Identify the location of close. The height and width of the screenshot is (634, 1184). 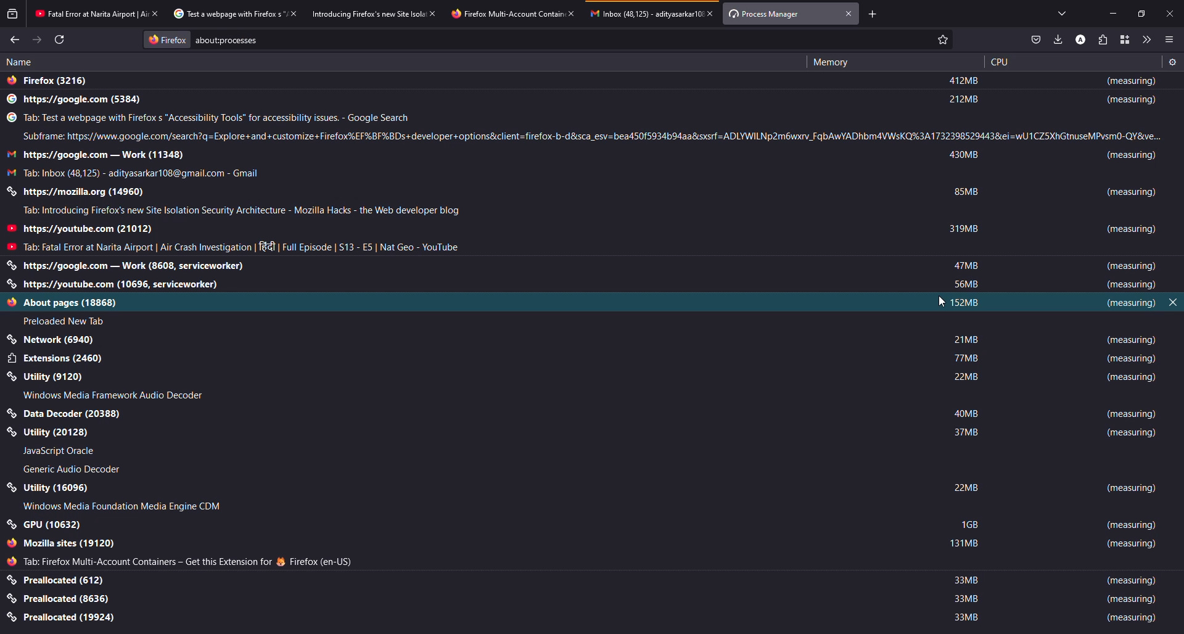
(572, 12).